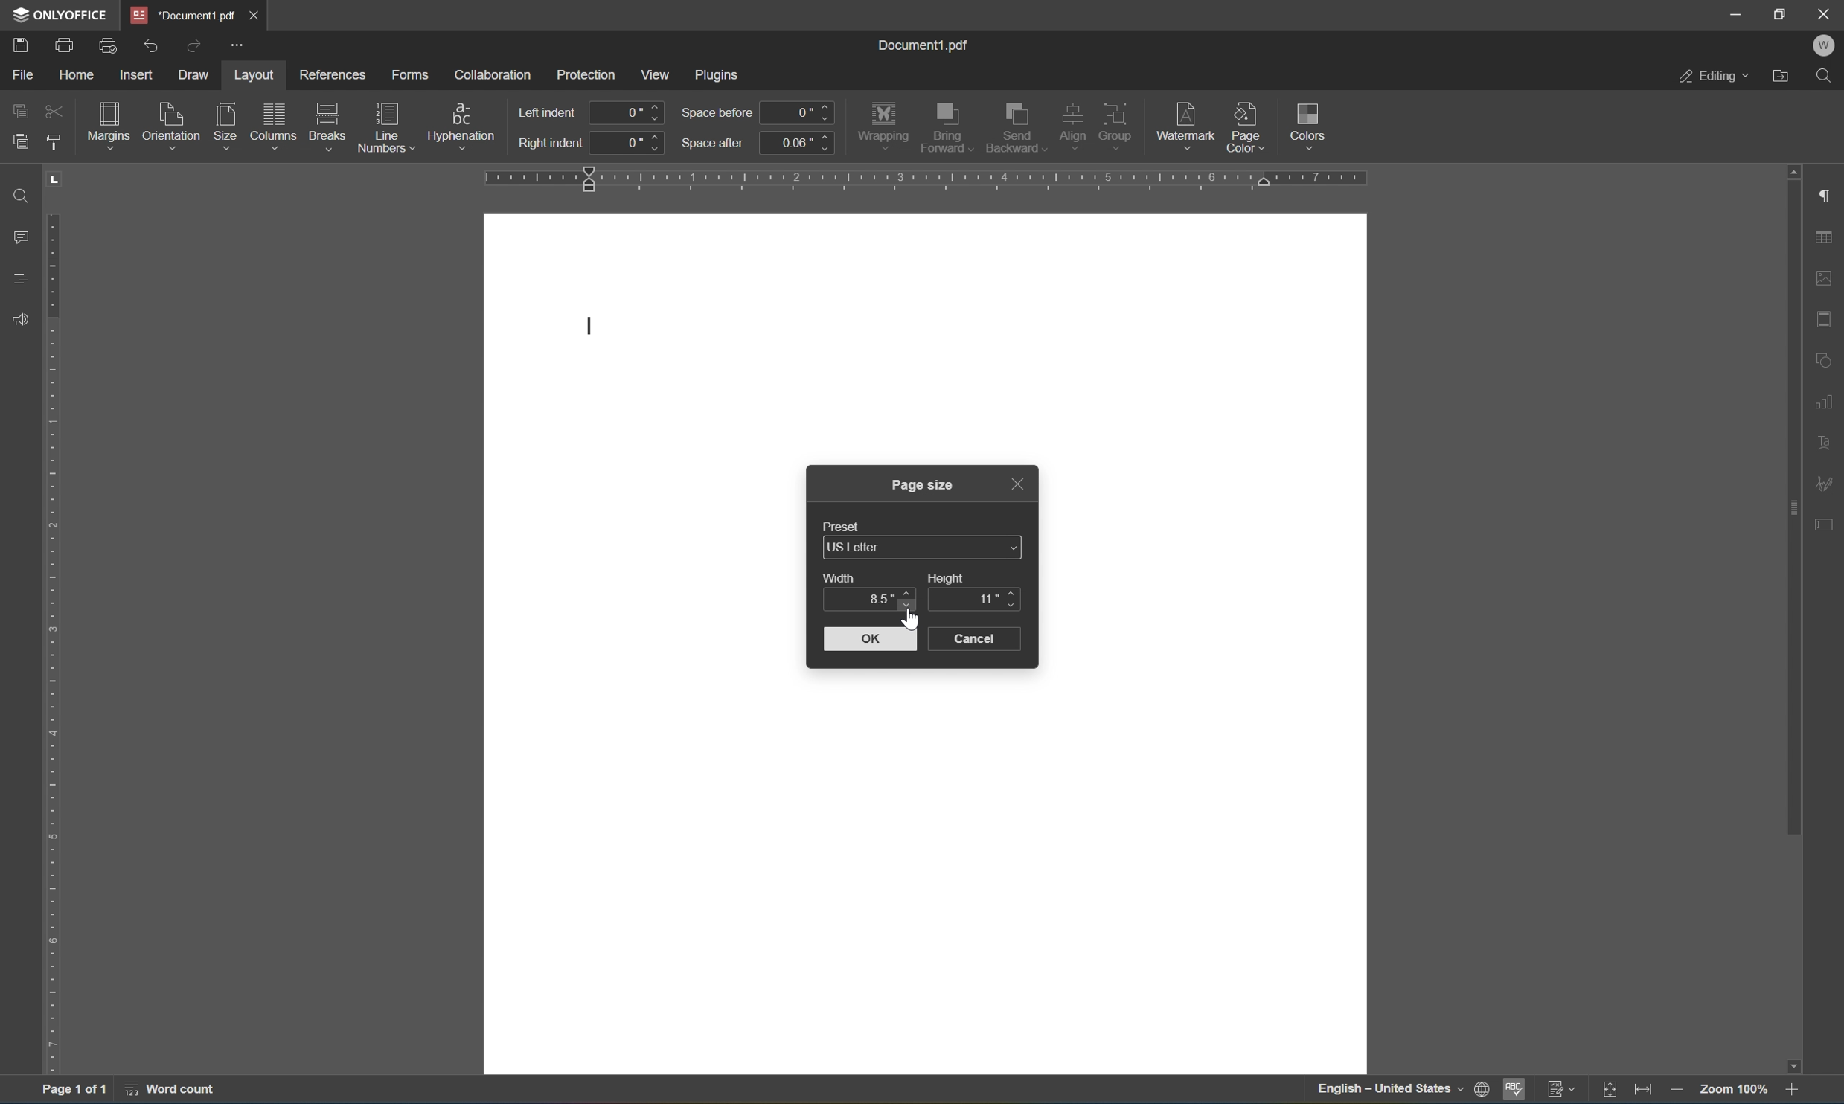 This screenshot has width=1844, height=1104. Describe the element at coordinates (1713, 77) in the screenshot. I see `editing` at that location.